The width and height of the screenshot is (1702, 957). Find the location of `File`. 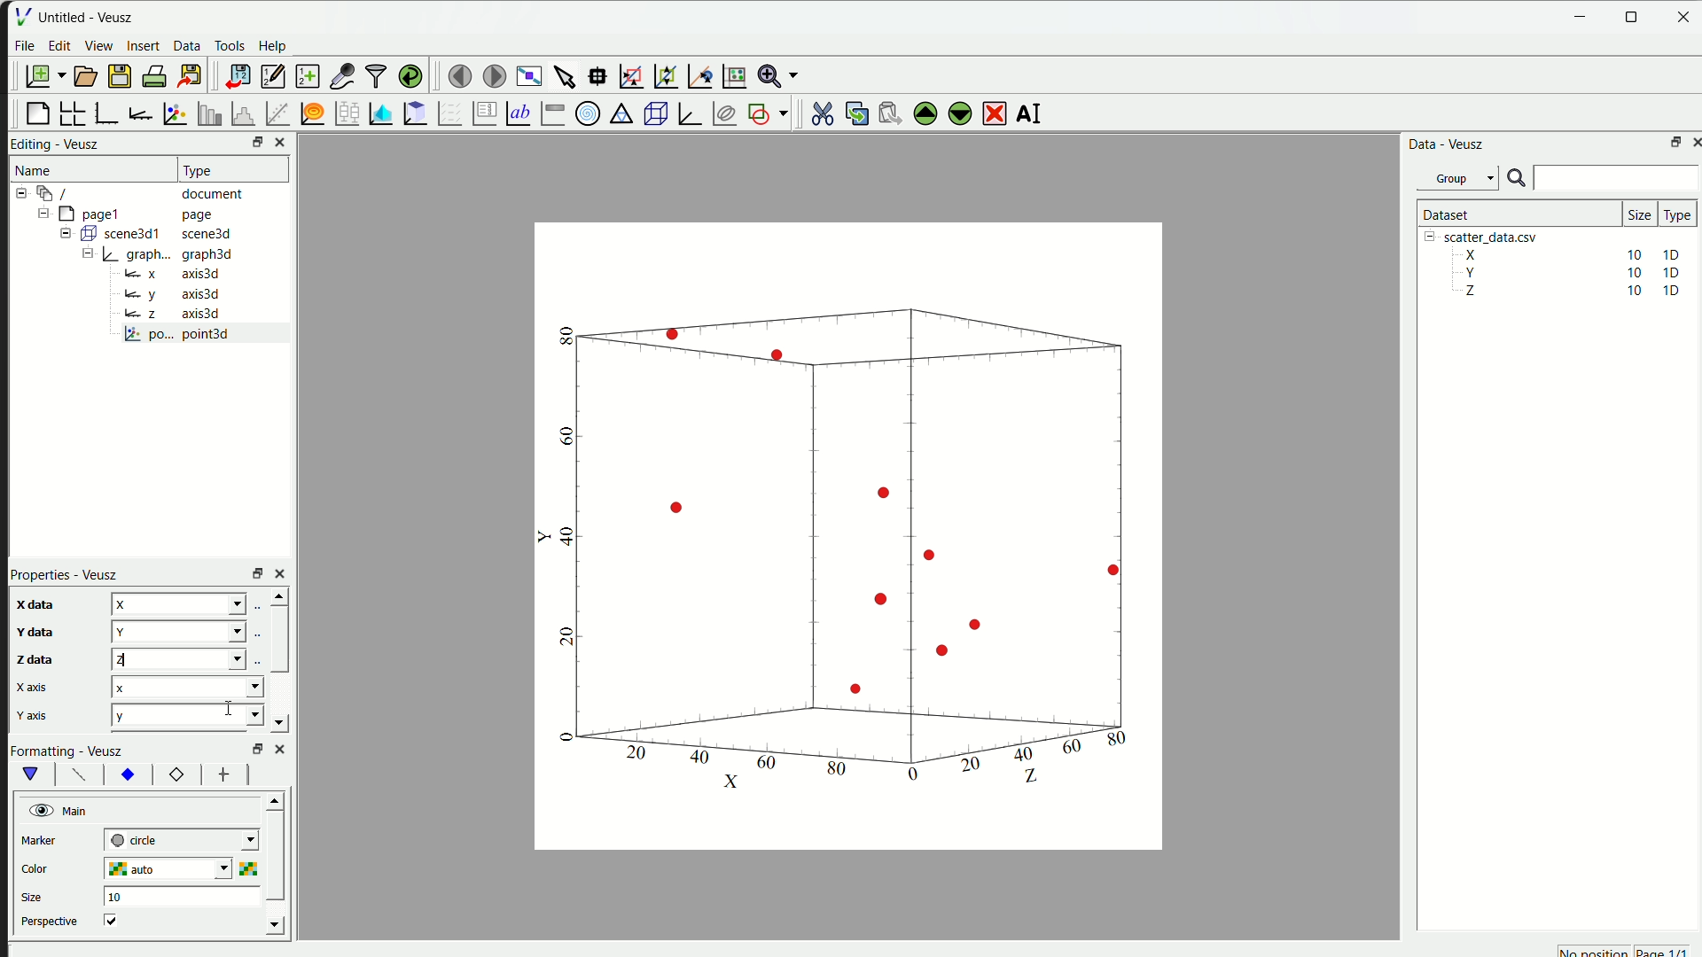

File is located at coordinates (26, 47).